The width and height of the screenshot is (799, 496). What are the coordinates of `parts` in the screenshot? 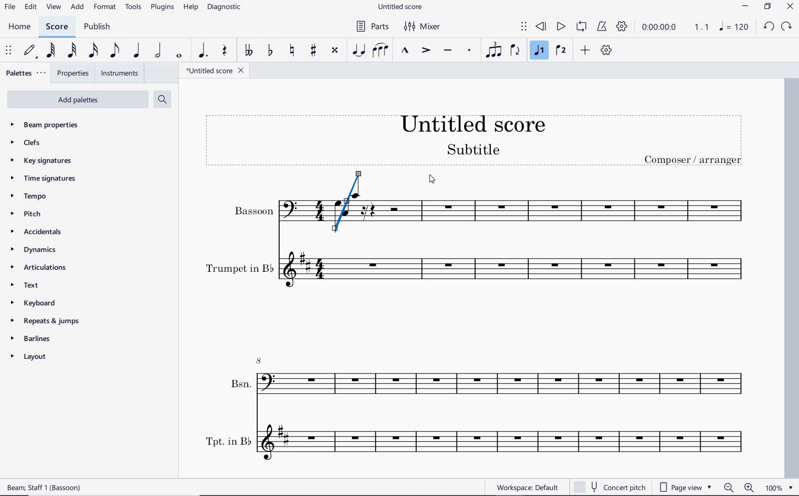 It's located at (373, 27).